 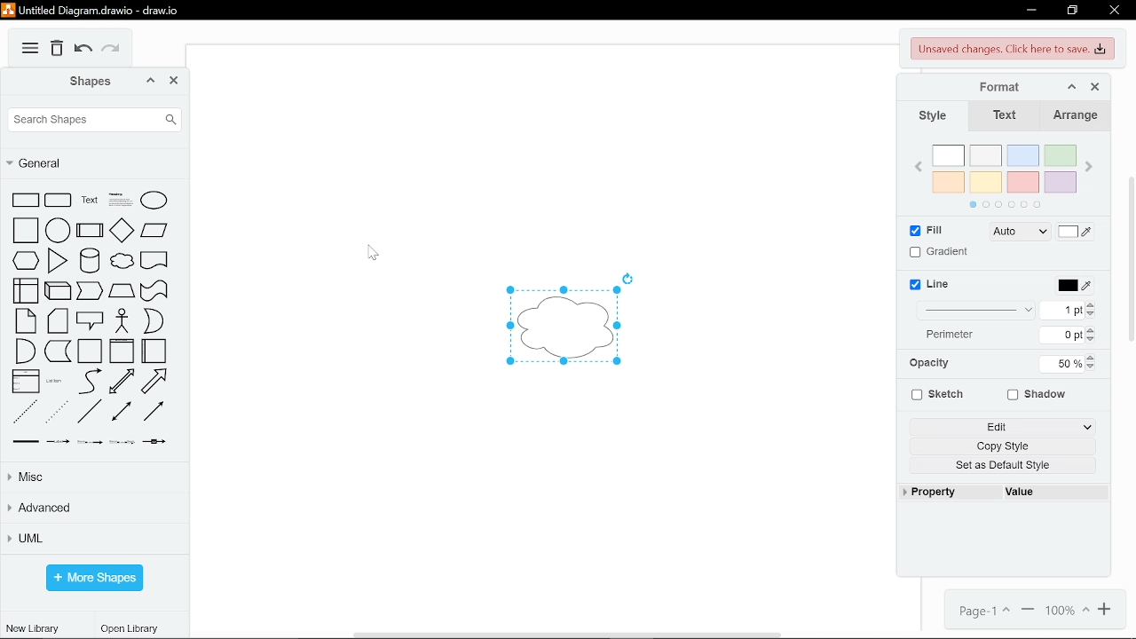 What do you see at coordinates (1003, 427) in the screenshot?
I see `edit` at bounding box center [1003, 427].